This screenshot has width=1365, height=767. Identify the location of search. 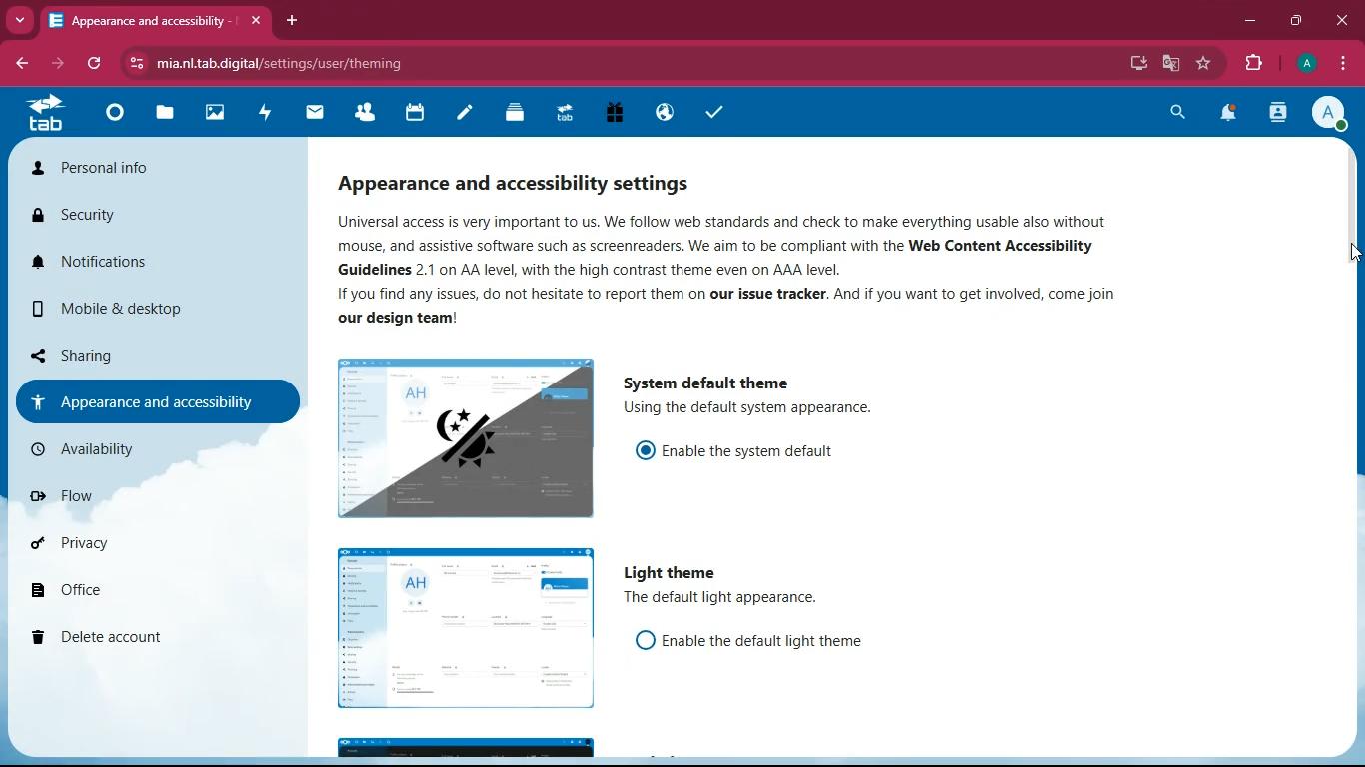
(1172, 114).